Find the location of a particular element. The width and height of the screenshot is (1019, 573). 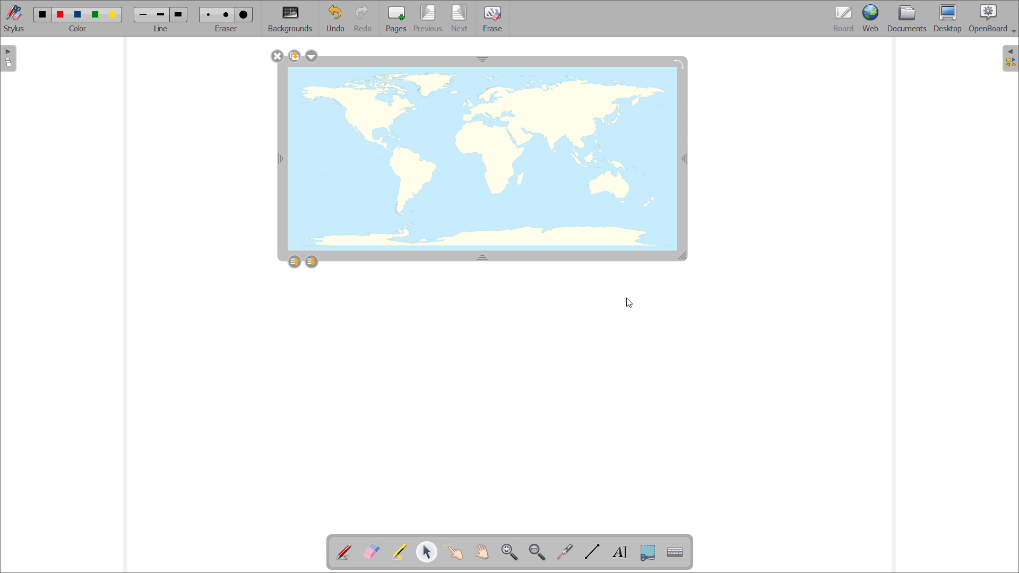

erase annotations is located at coordinates (371, 551).